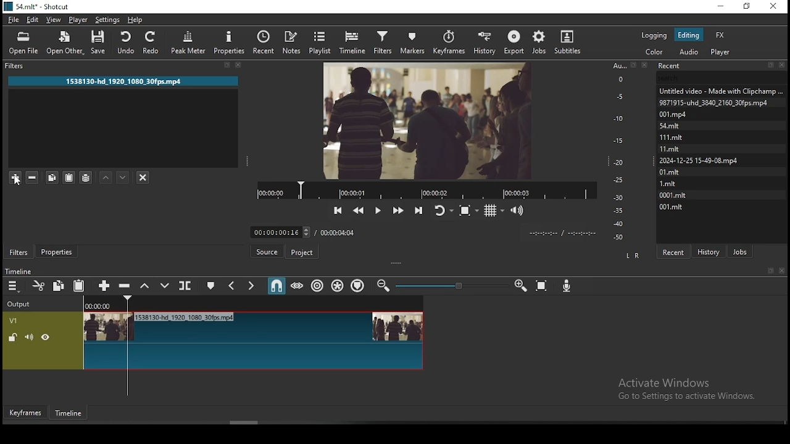 The width and height of the screenshot is (790, 444). What do you see at coordinates (52, 178) in the screenshot?
I see `copy checked filters` at bounding box center [52, 178].